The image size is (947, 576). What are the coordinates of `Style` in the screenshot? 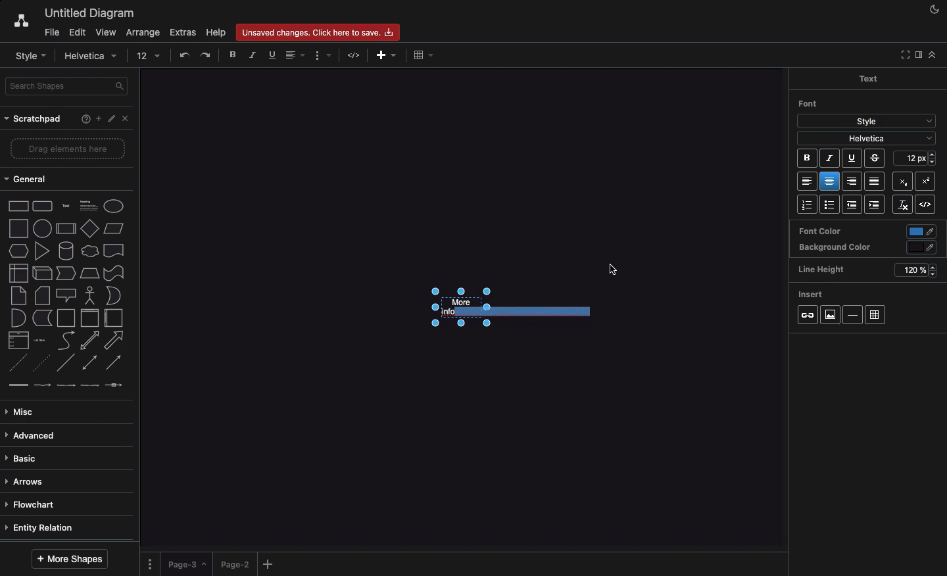 It's located at (30, 55).